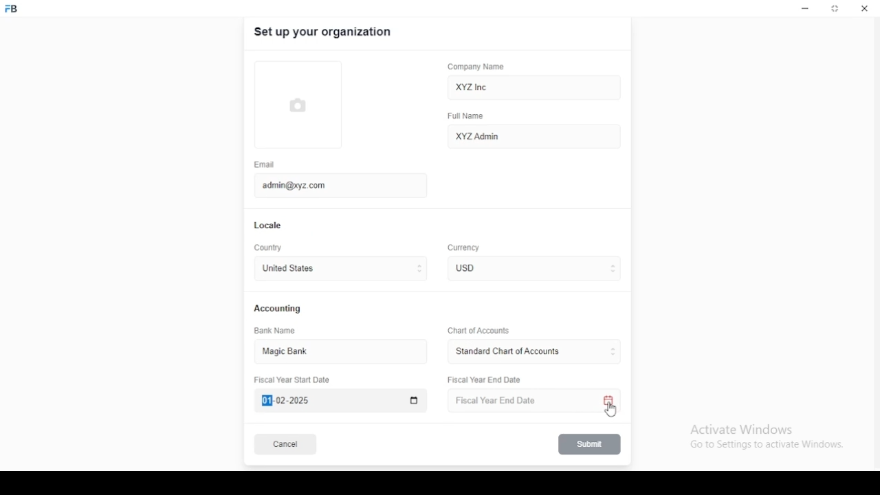 This screenshot has height=495, width=880. What do you see at coordinates (507, 352) in the screenshot?
I see `L ‘Standard Chart of Accounts` at bounding box center [507, 352].